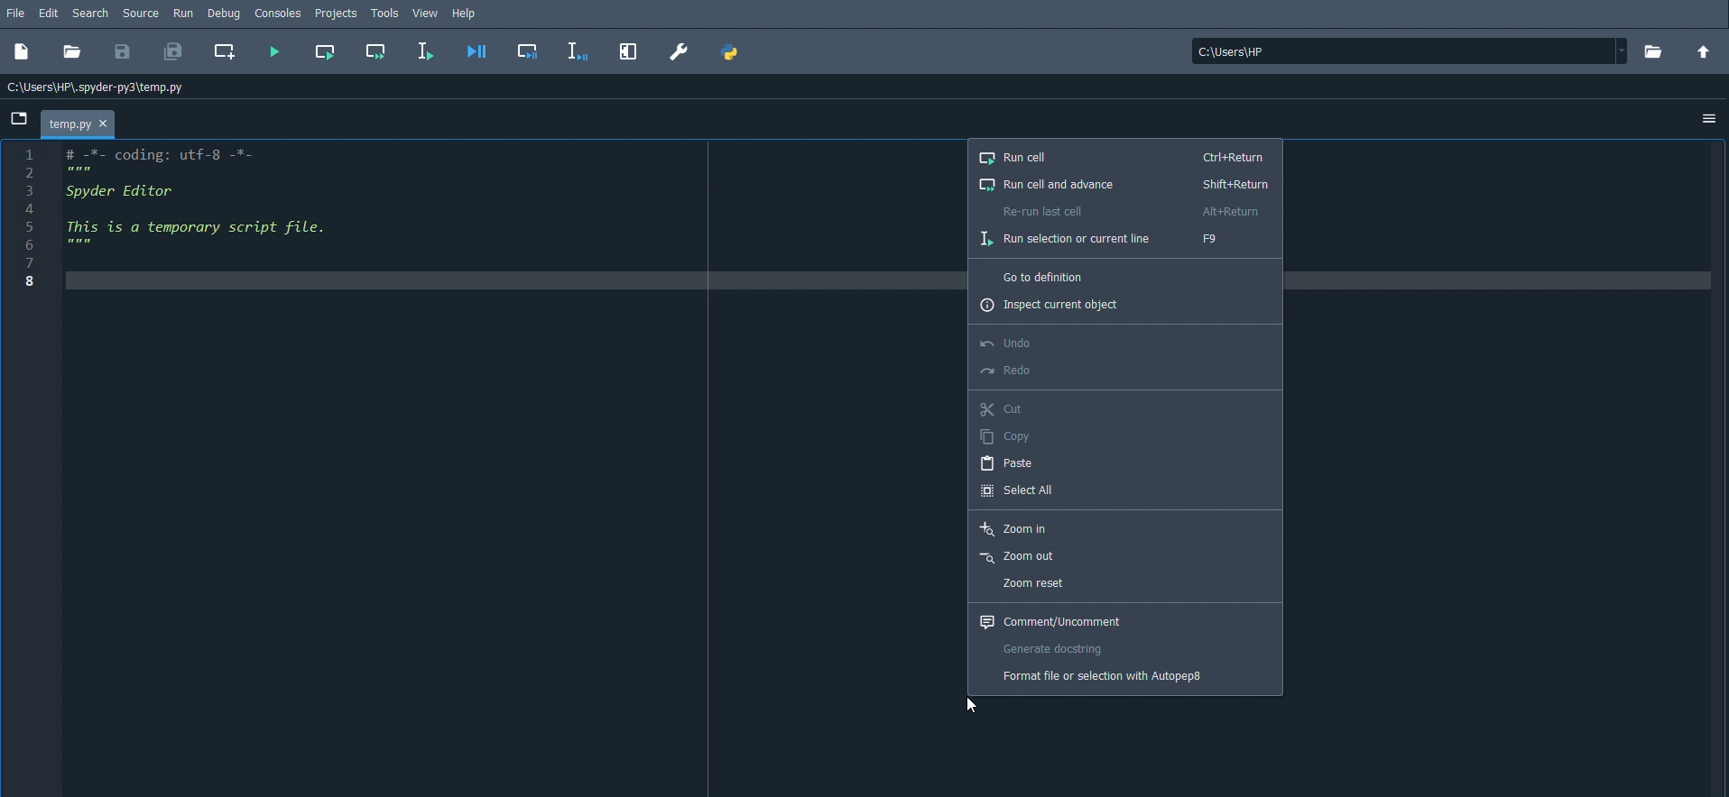 The height and width of the screenshot is (797, 1729). What do you see at coordinates (1019, 556) in the screenshot?
I see `Zoom out` at bounding box center [1019, 556].